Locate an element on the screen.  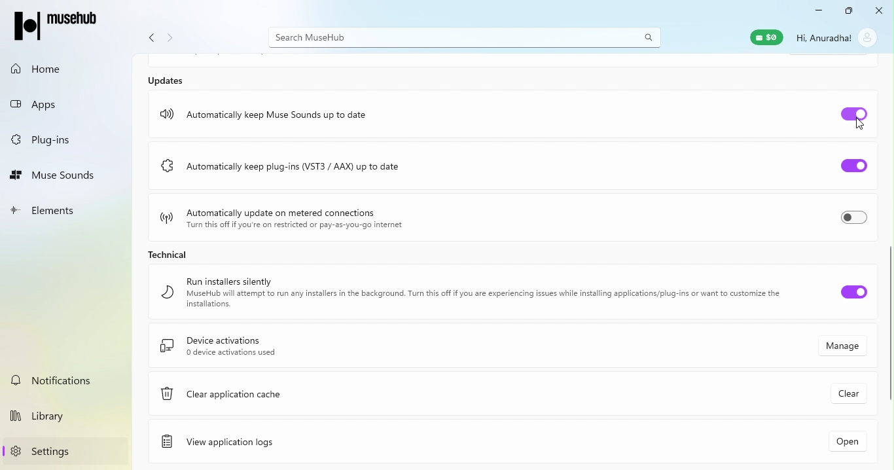
Toggle is located at coordinates (851, 217).